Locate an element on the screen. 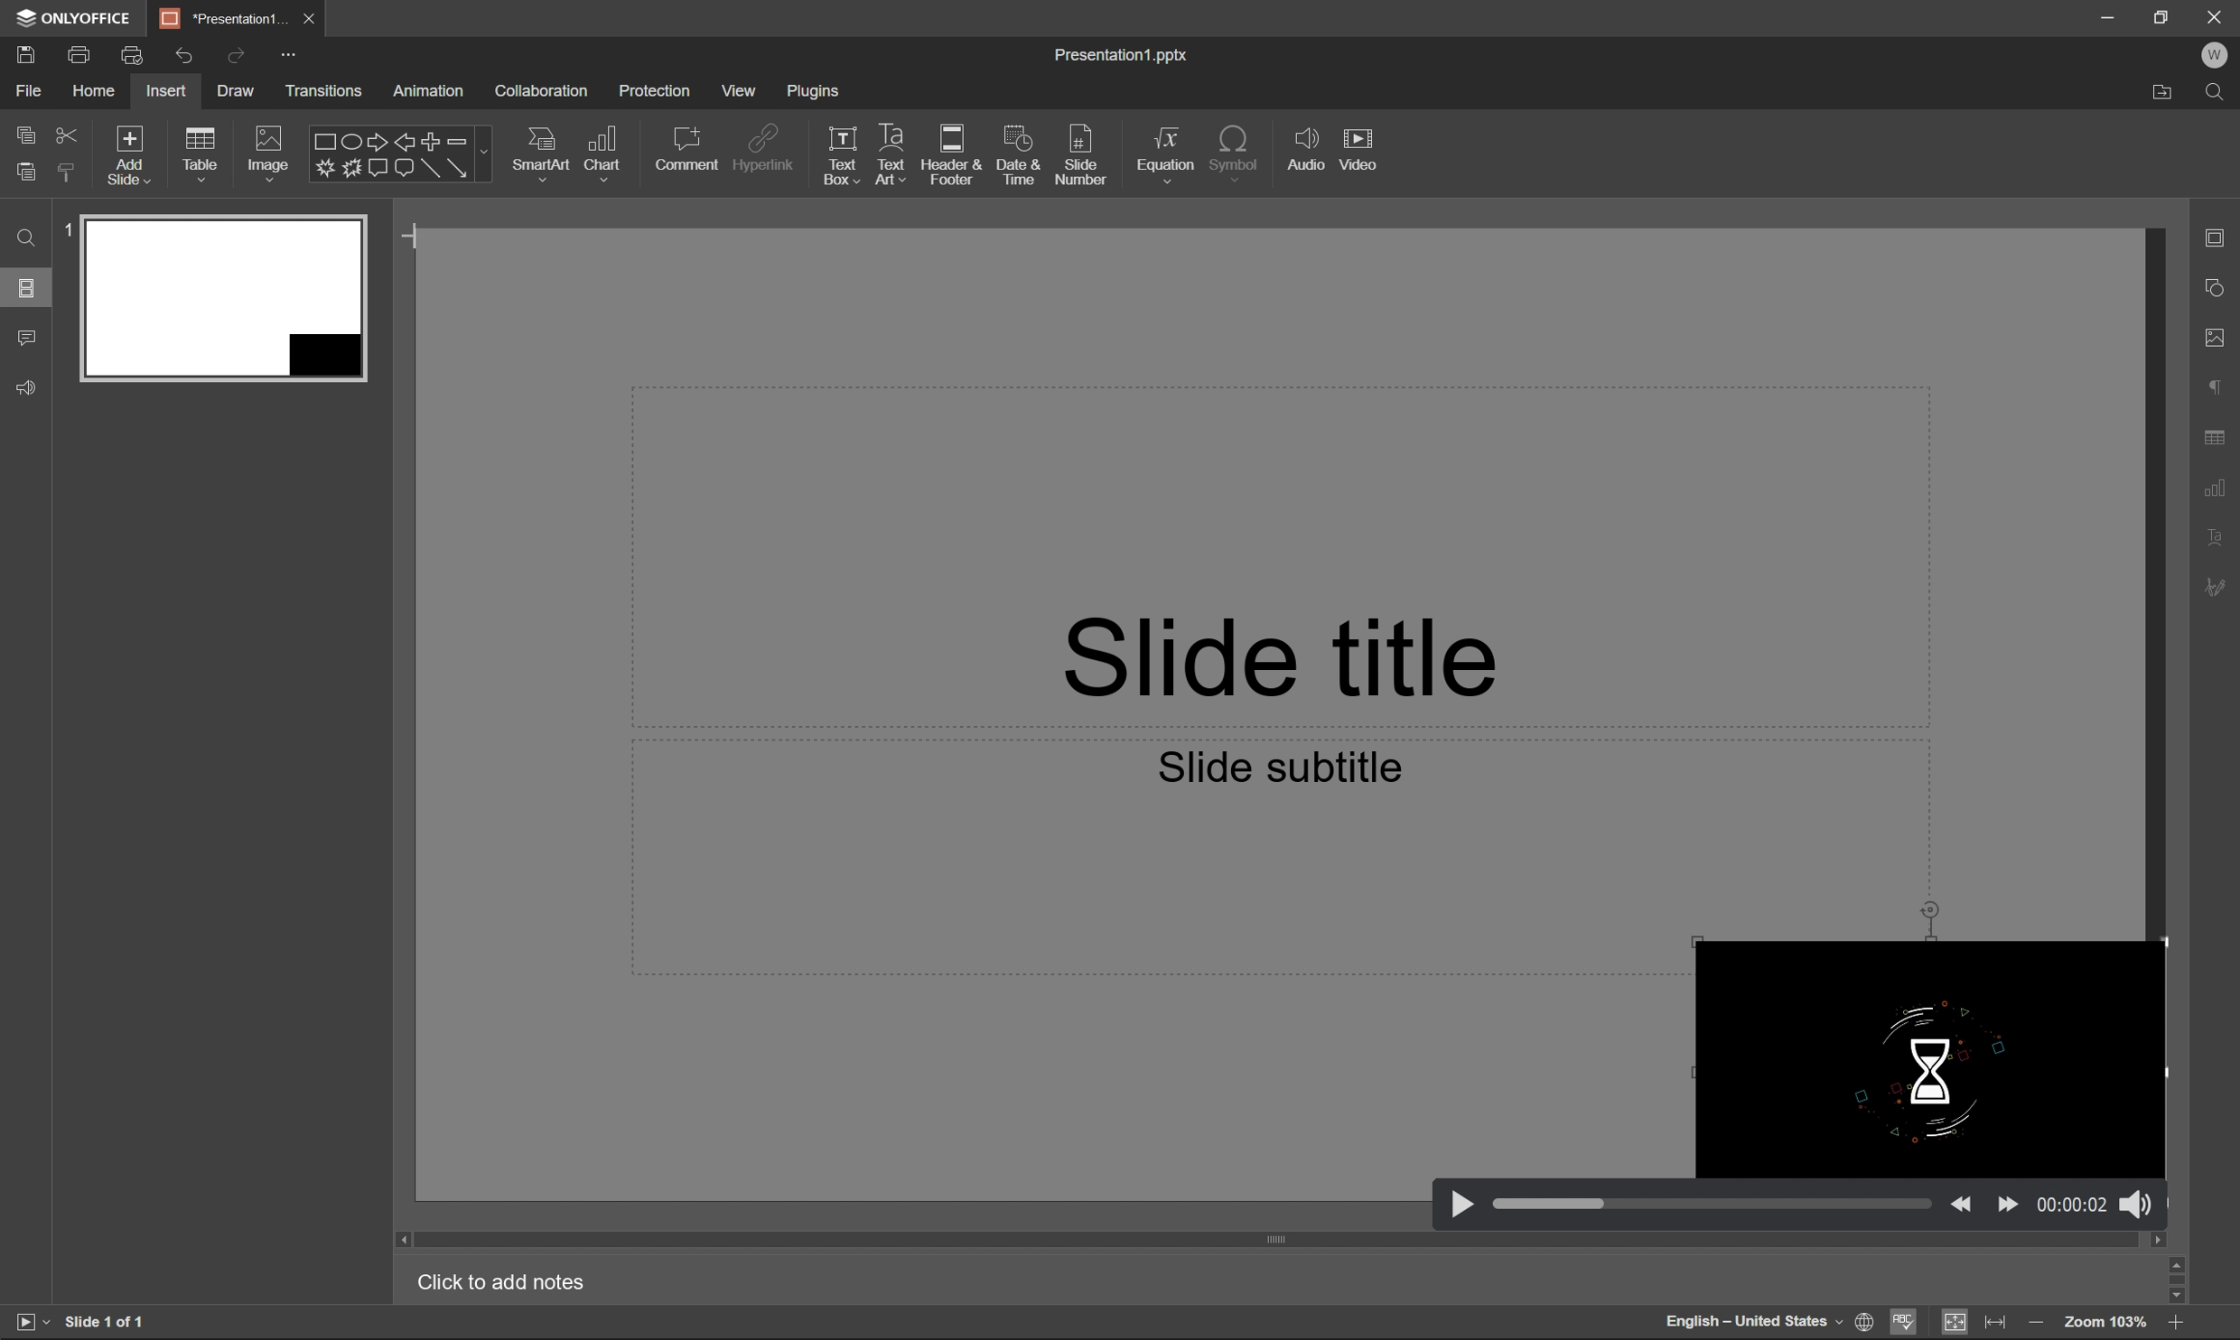  1 is located at coordinates (69, 228).